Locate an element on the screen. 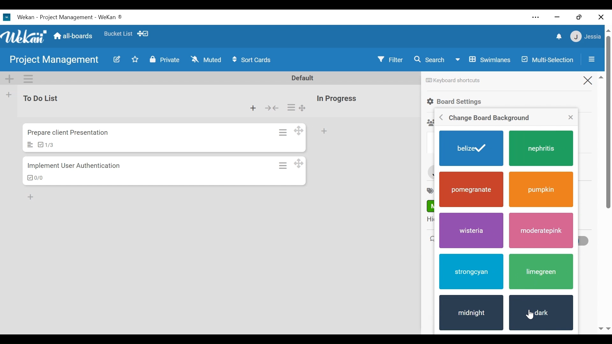 Image resolution: width=612 pixels, height=344 pixels. Collapse is located at coordinates (276, 108).